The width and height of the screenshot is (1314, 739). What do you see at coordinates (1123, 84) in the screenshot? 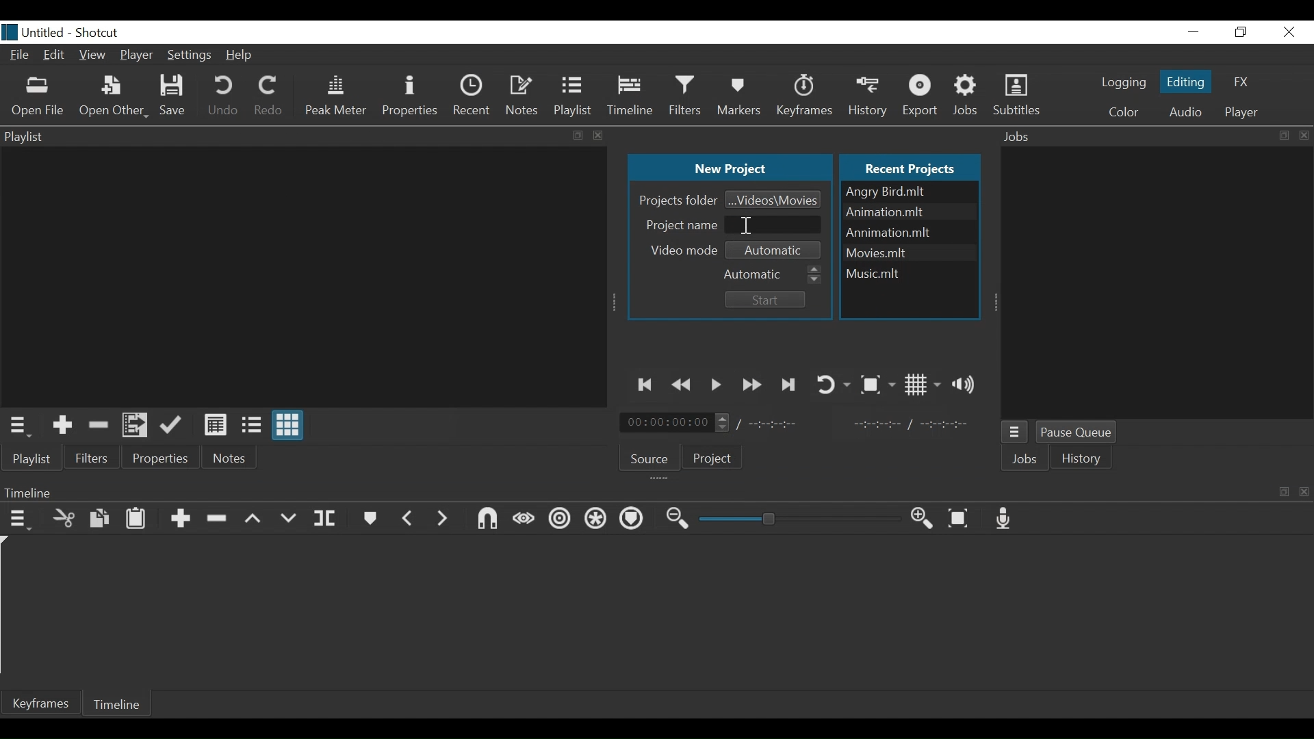
I see `logging` at bounding box center [1123, 84].